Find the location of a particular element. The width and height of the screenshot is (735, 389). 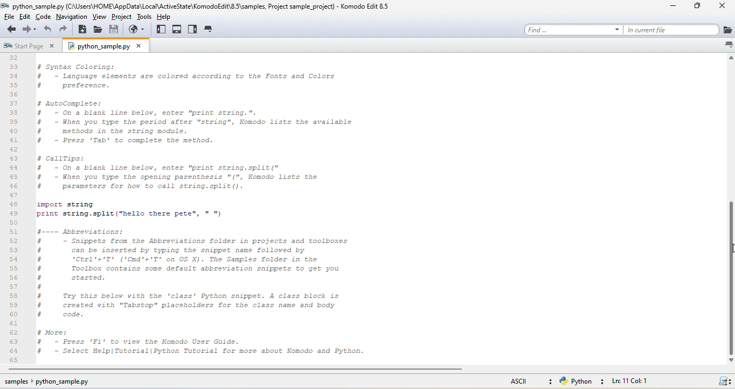

right pane is located at coordinates (193, 29).